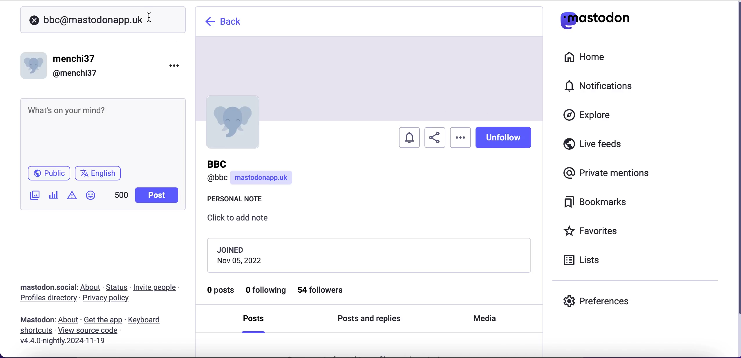  Describe the element at coordinates (92, 287) in the screenshot. I see `about` at that location.